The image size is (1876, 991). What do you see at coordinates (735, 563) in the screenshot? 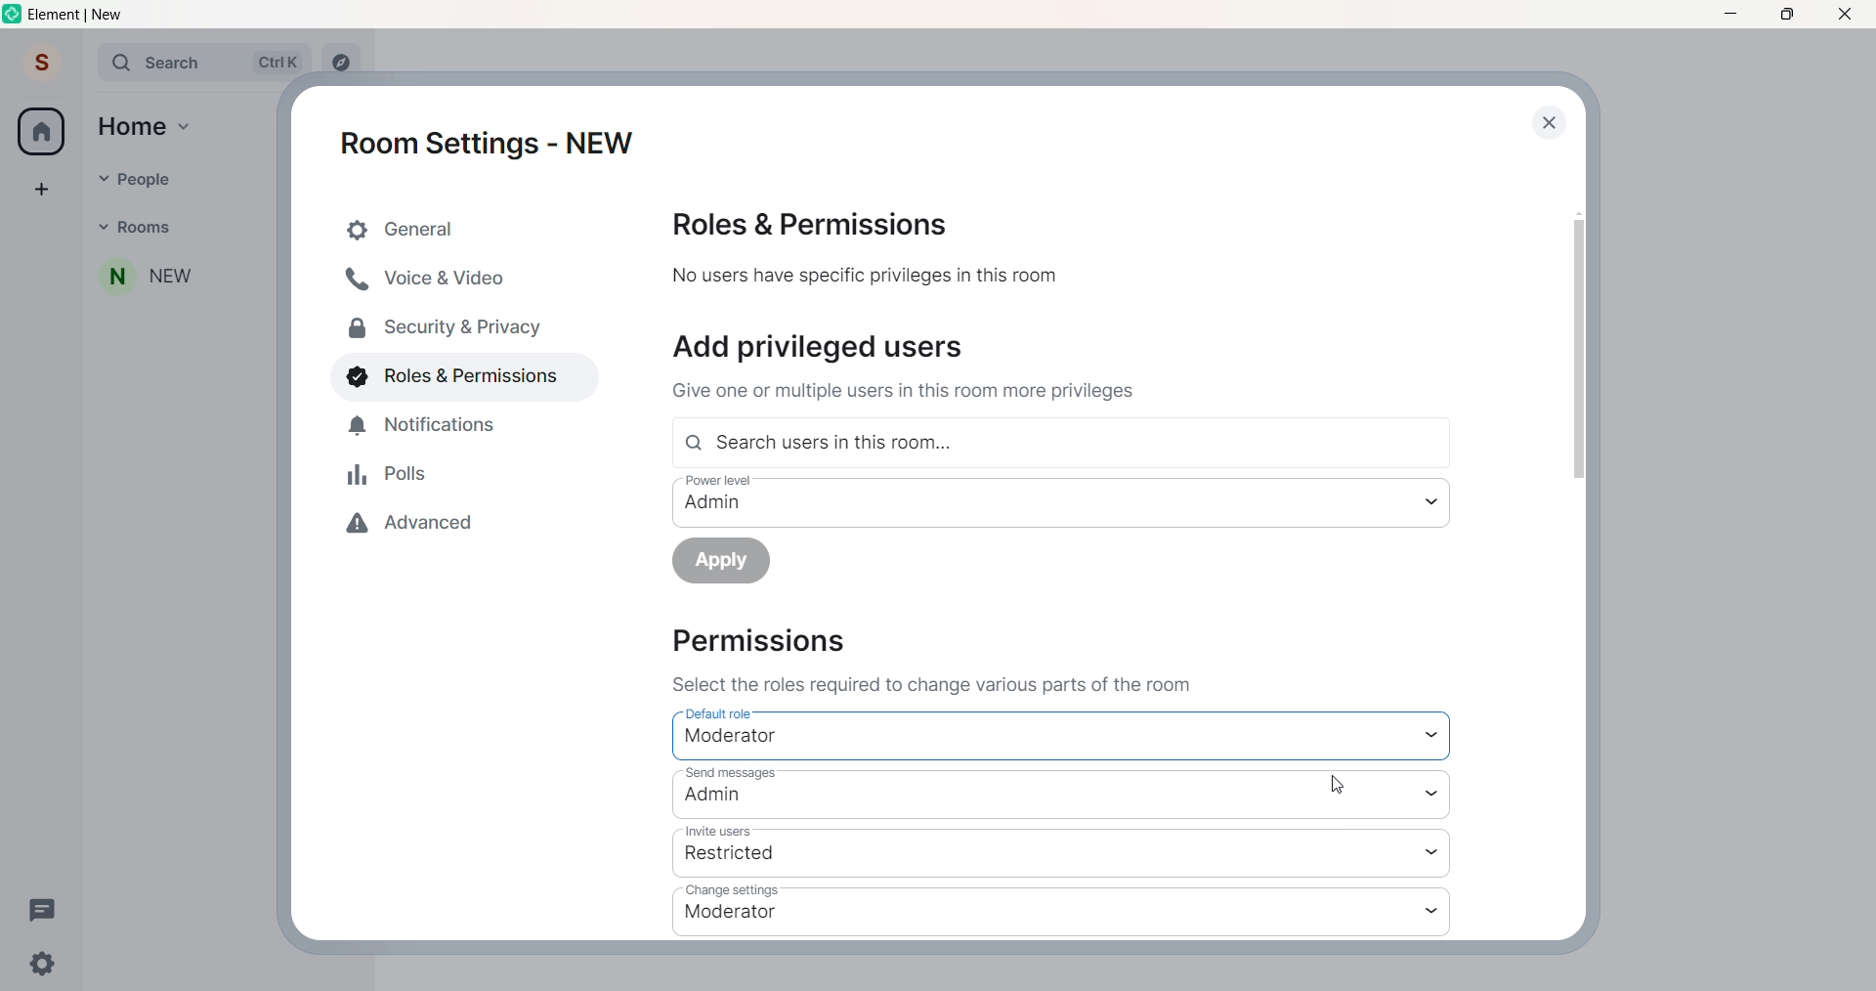
I see `apply` at bounding box center [735, 563].